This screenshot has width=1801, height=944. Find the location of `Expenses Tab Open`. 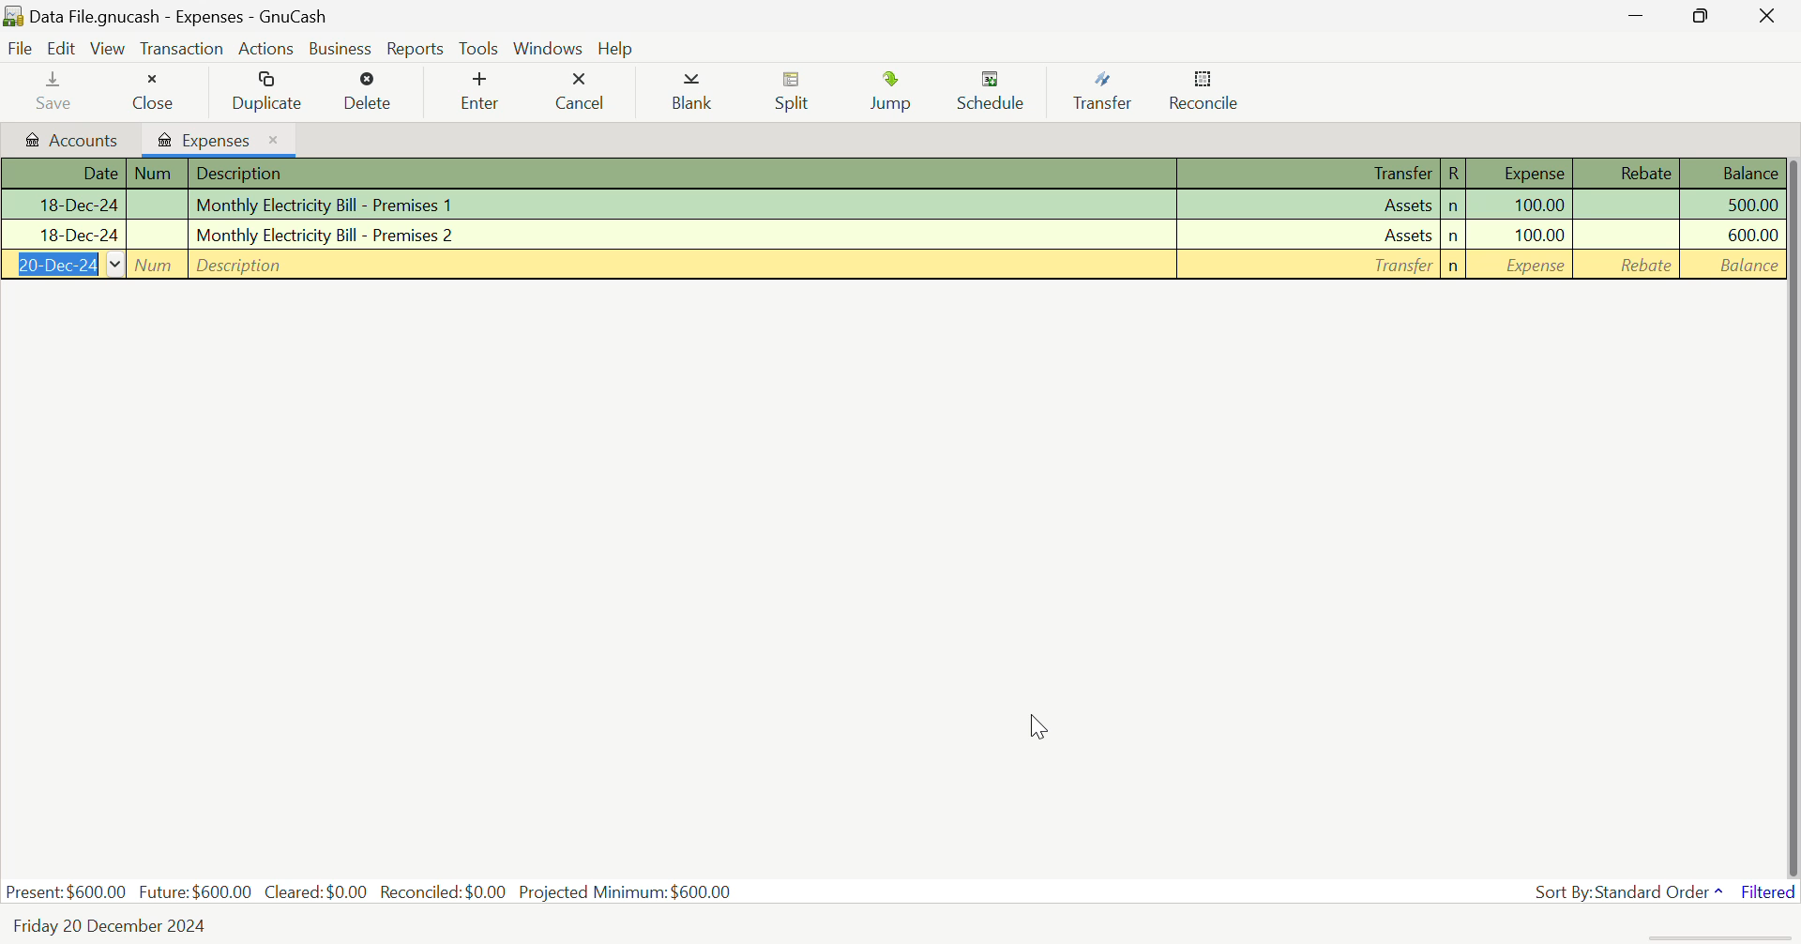

Expenses Tab Open is located at coordinates (220, 138).